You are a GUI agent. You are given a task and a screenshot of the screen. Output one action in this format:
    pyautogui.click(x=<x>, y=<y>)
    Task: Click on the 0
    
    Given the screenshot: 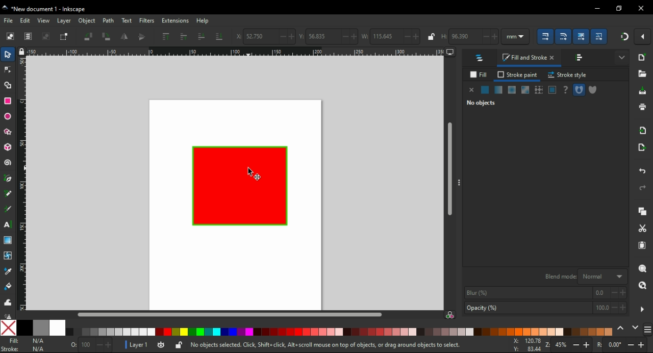 What is the action you would take?
    pyautogui.click(x=601, y=293)
    